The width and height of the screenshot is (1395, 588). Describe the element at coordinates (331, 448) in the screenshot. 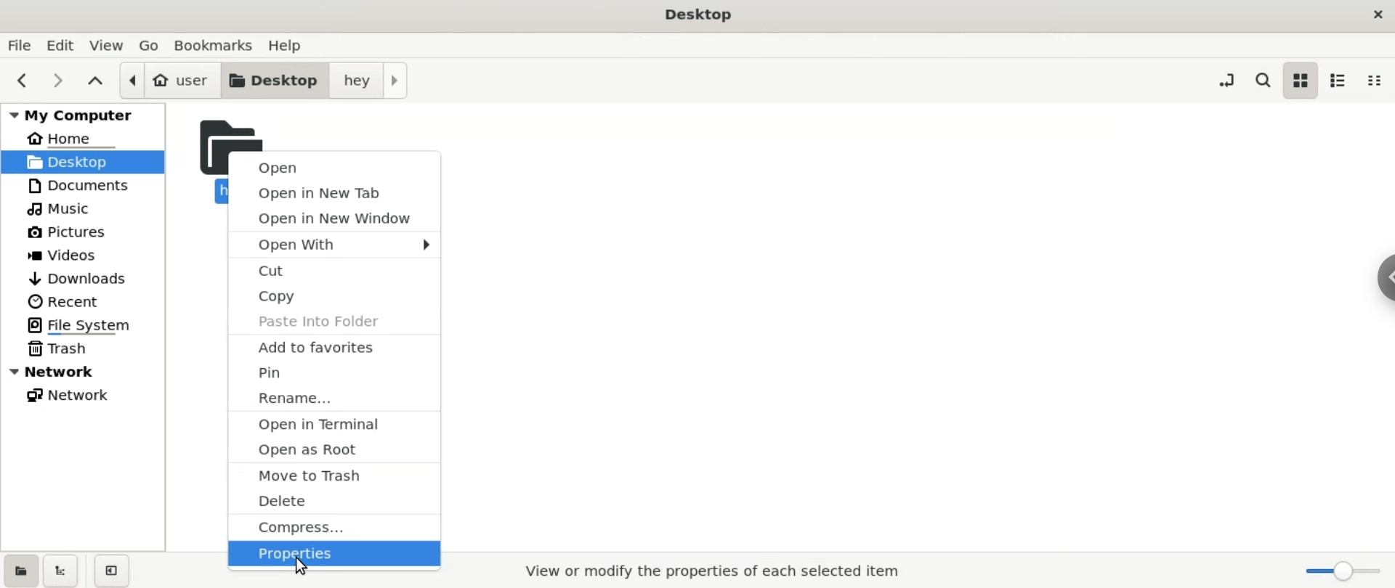

I see `open as root` at that location.